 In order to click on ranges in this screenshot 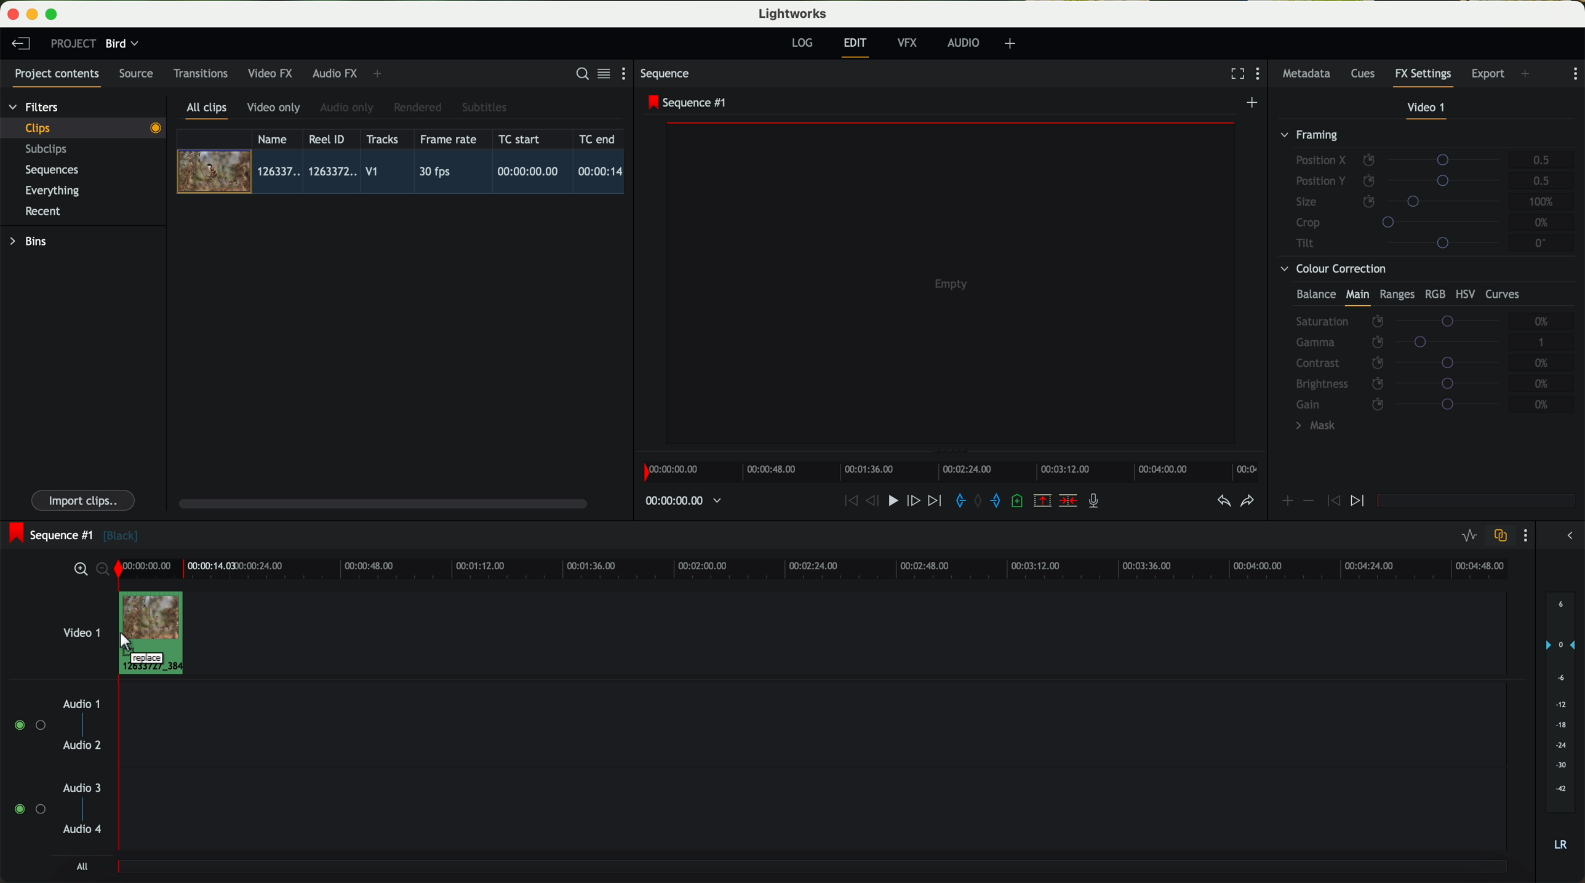, I will do `click(1397, 294)`.